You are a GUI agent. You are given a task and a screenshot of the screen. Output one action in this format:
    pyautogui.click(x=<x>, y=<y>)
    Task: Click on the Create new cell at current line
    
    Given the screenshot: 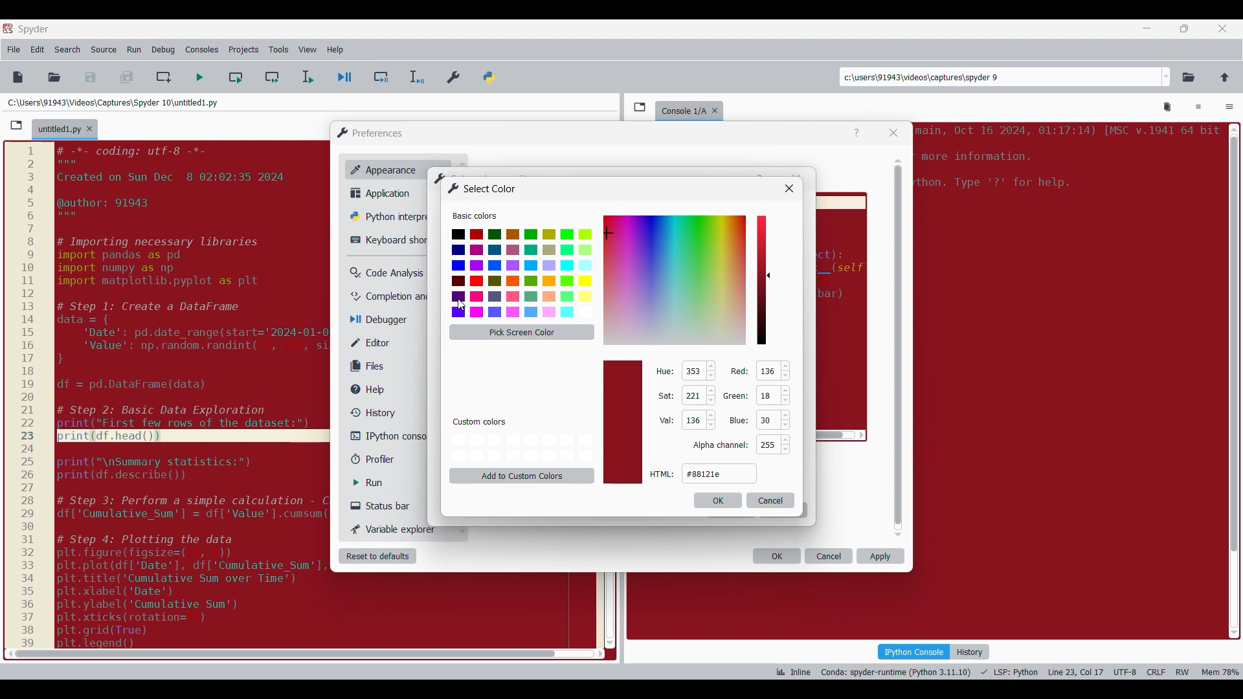 What is the action you would take?
    pyautogui.click(x=164, y=77)
    